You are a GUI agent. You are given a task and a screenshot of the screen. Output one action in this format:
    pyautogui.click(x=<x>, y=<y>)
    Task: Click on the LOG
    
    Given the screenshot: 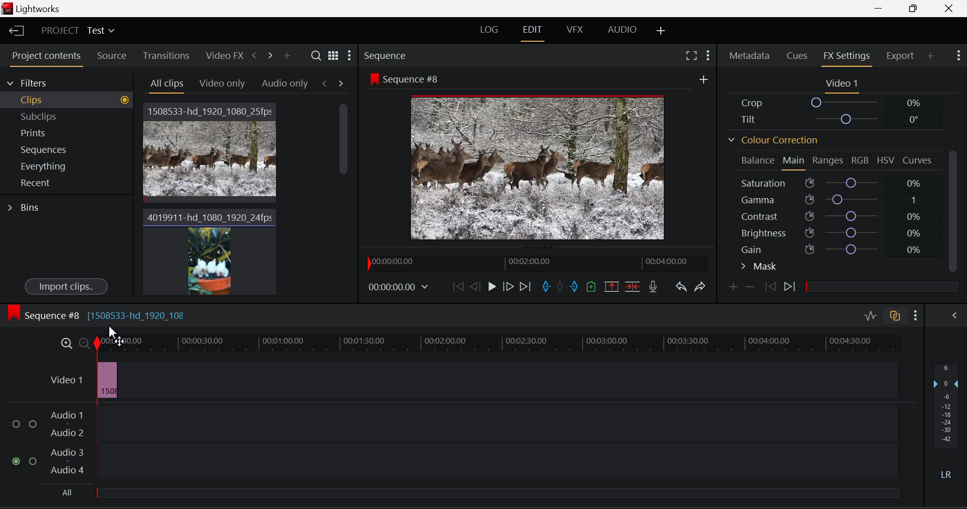 What is the action you would take?
    pyautogui.click(x=491, y=29)
    